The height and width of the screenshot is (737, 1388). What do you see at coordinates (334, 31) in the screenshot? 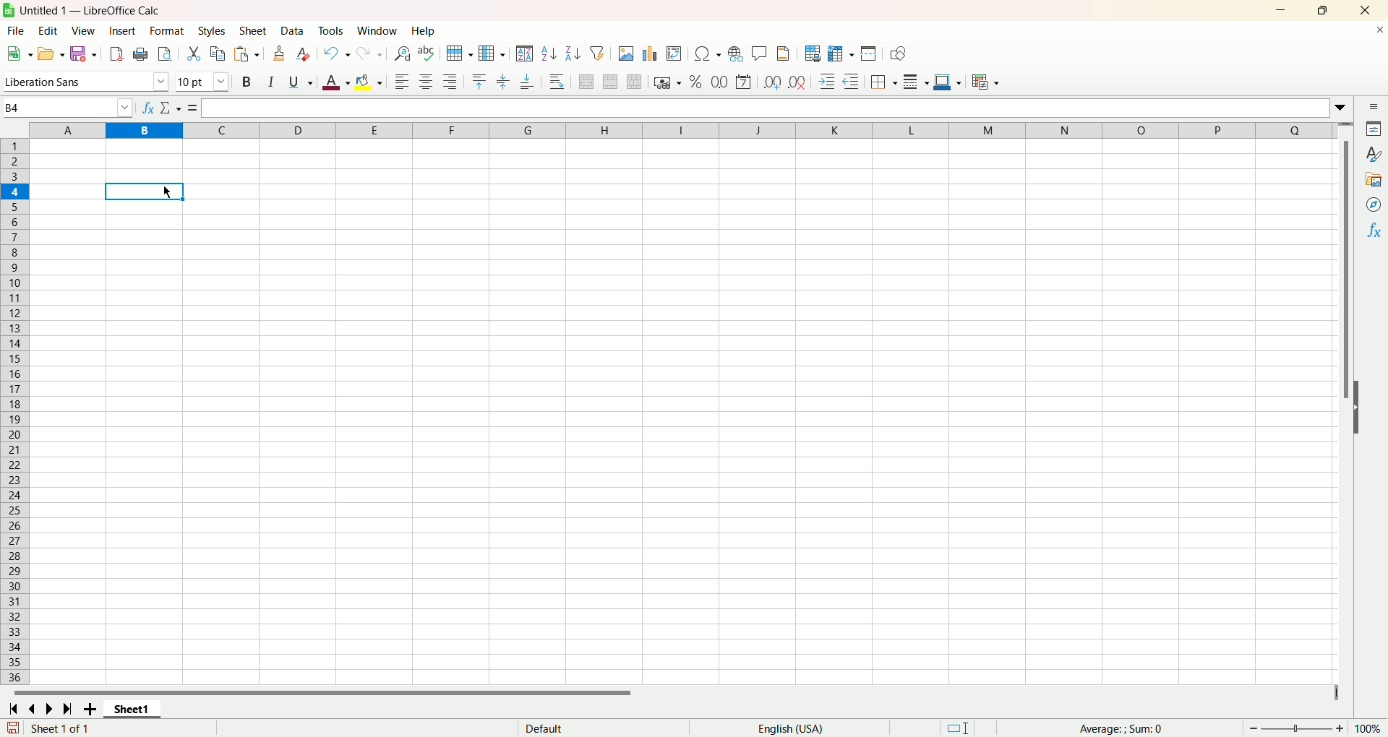
I see `tools` at bounding box center [334, 31].